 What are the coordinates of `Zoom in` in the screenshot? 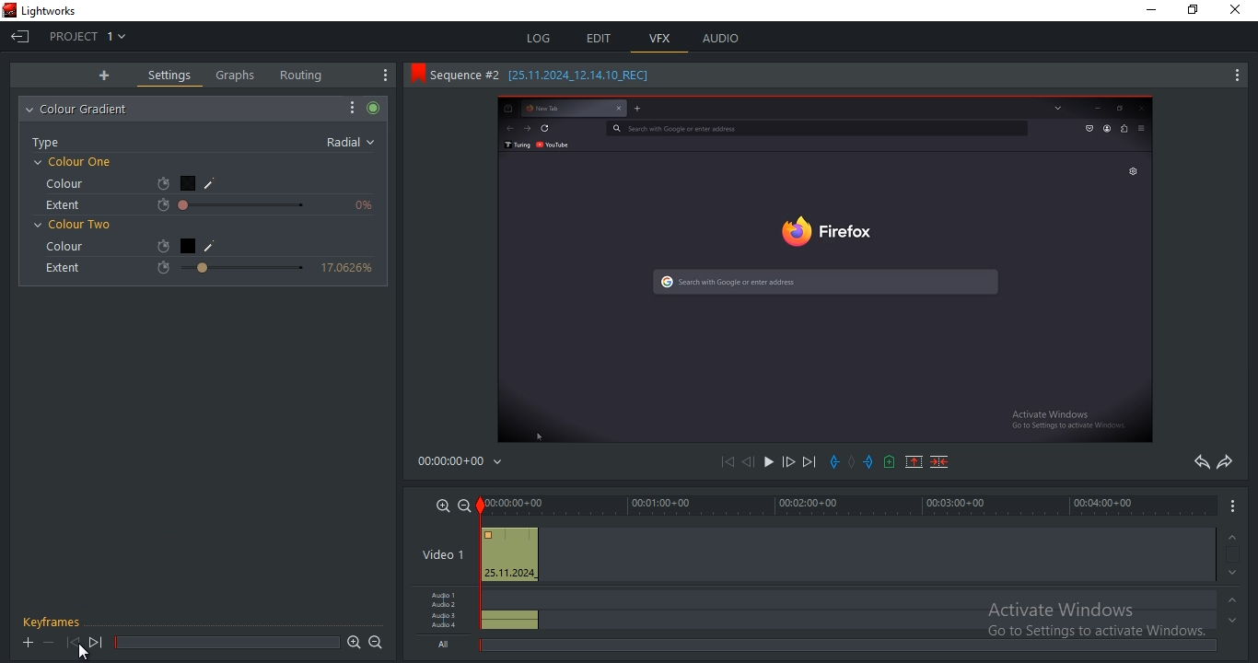 It's located at (440, 506).